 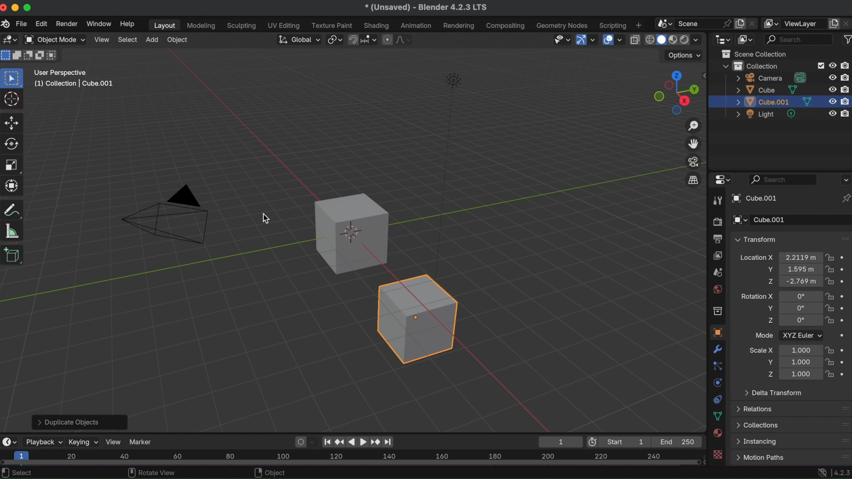 I want to click on Euler rotation, so click(x=800, y=296).